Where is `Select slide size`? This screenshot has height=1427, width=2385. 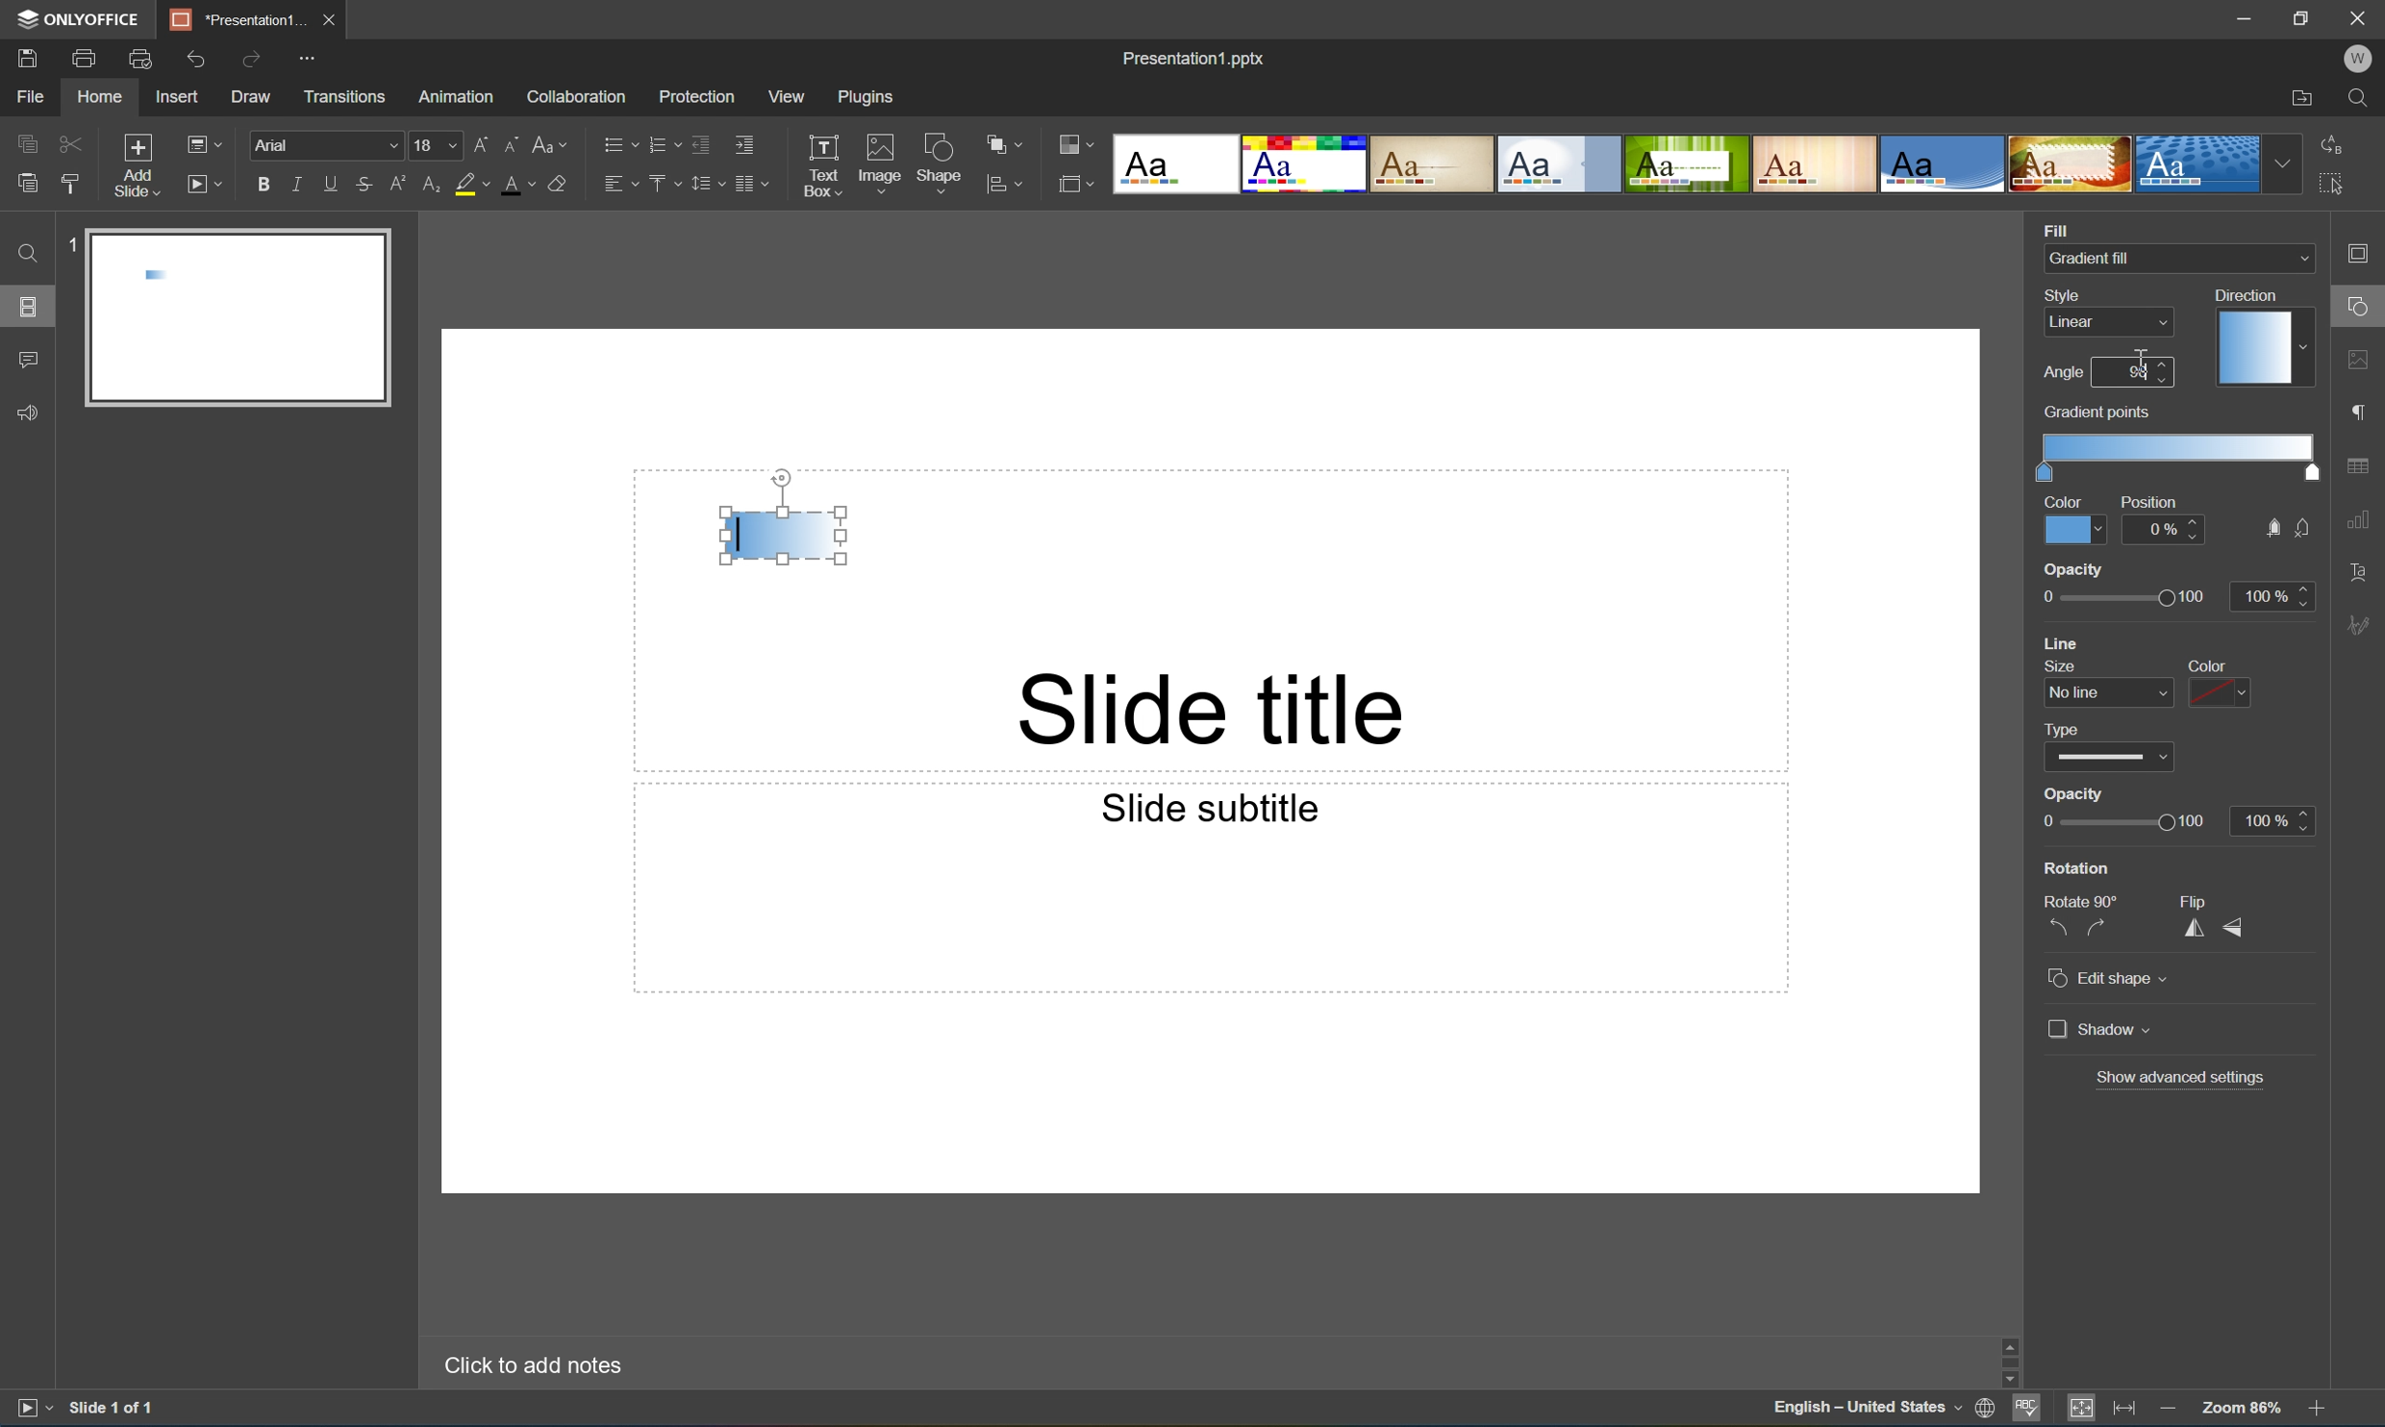
Select slide size is located at coordinates (1076, 188).